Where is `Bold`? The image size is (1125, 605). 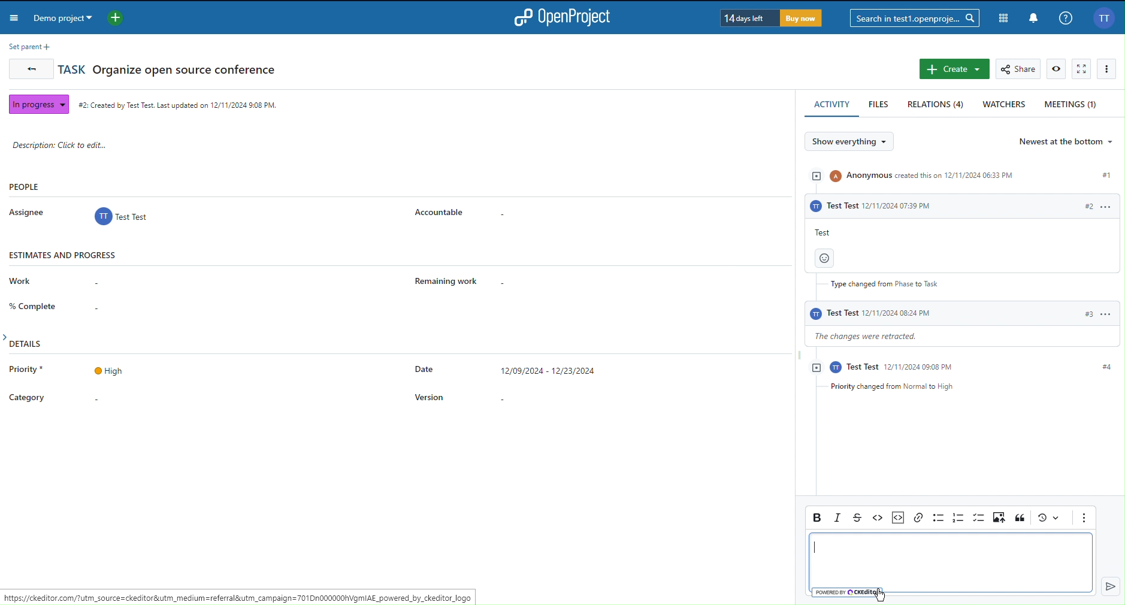
Bold is located at coordinates (816, 516).